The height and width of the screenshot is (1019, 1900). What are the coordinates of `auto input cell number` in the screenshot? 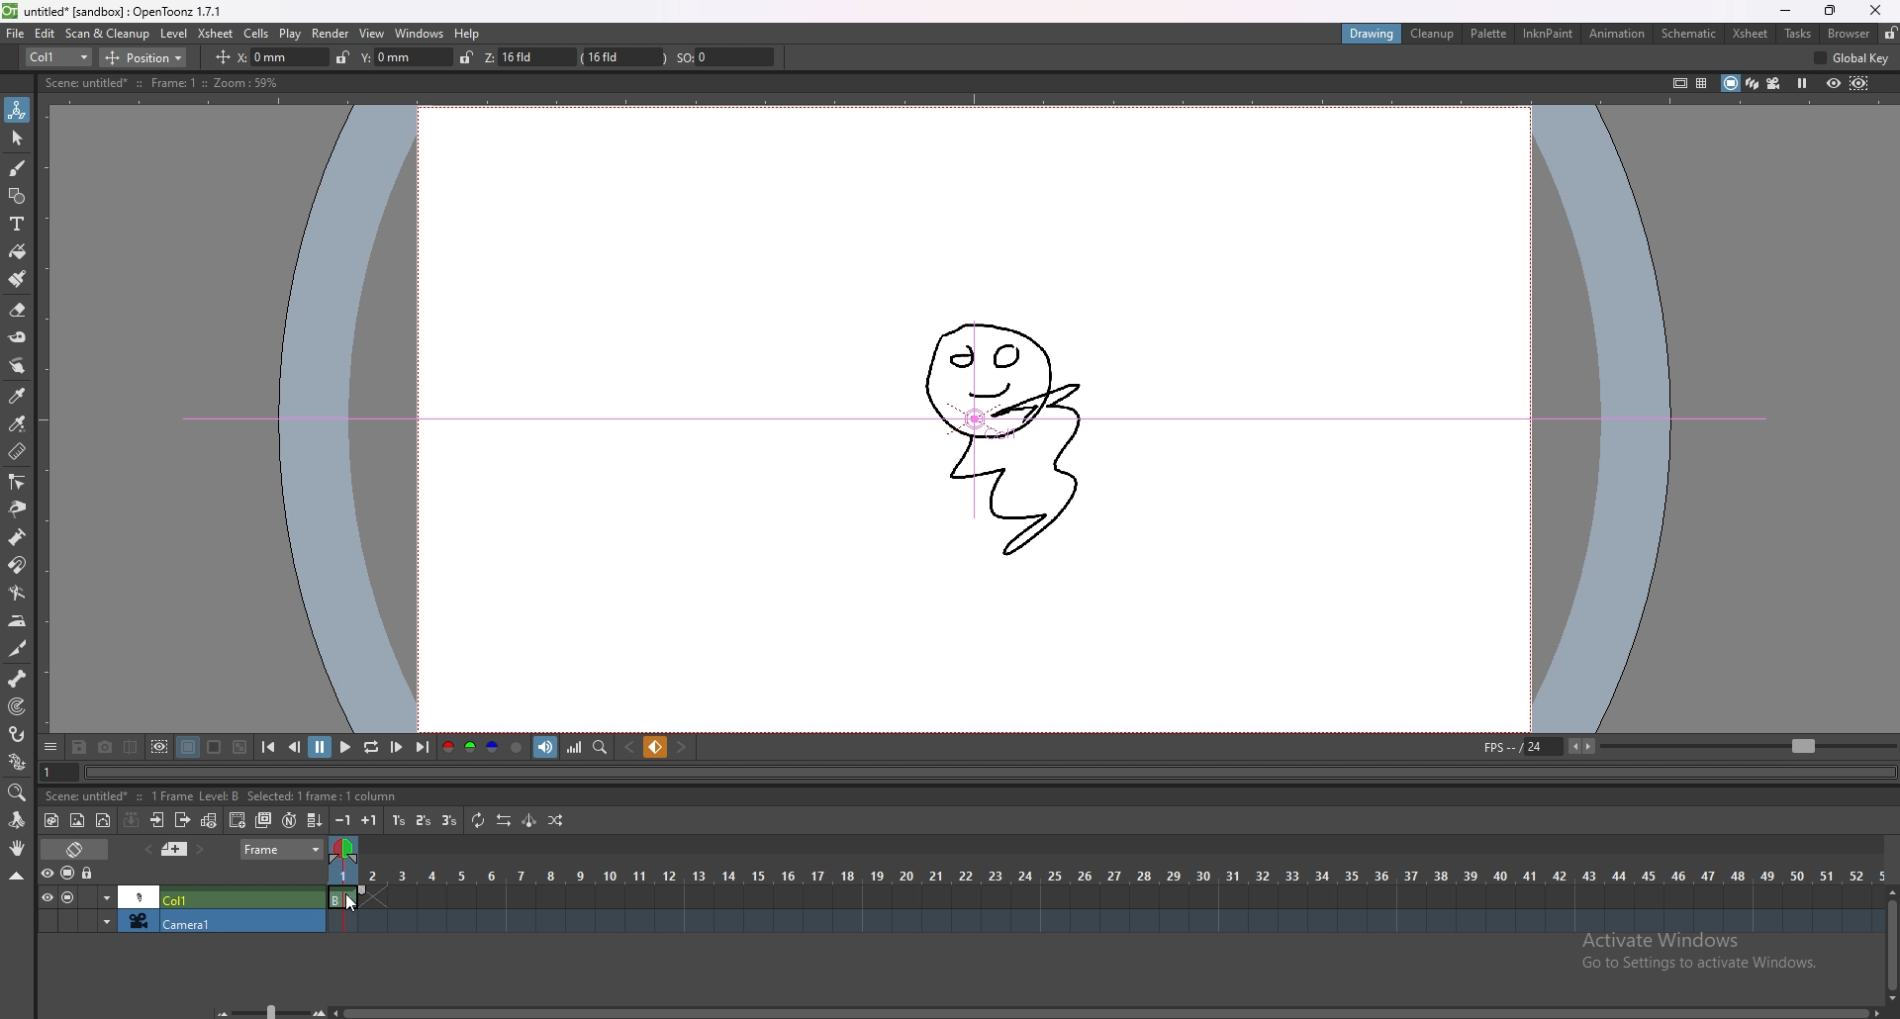 It's located at (289, 819).